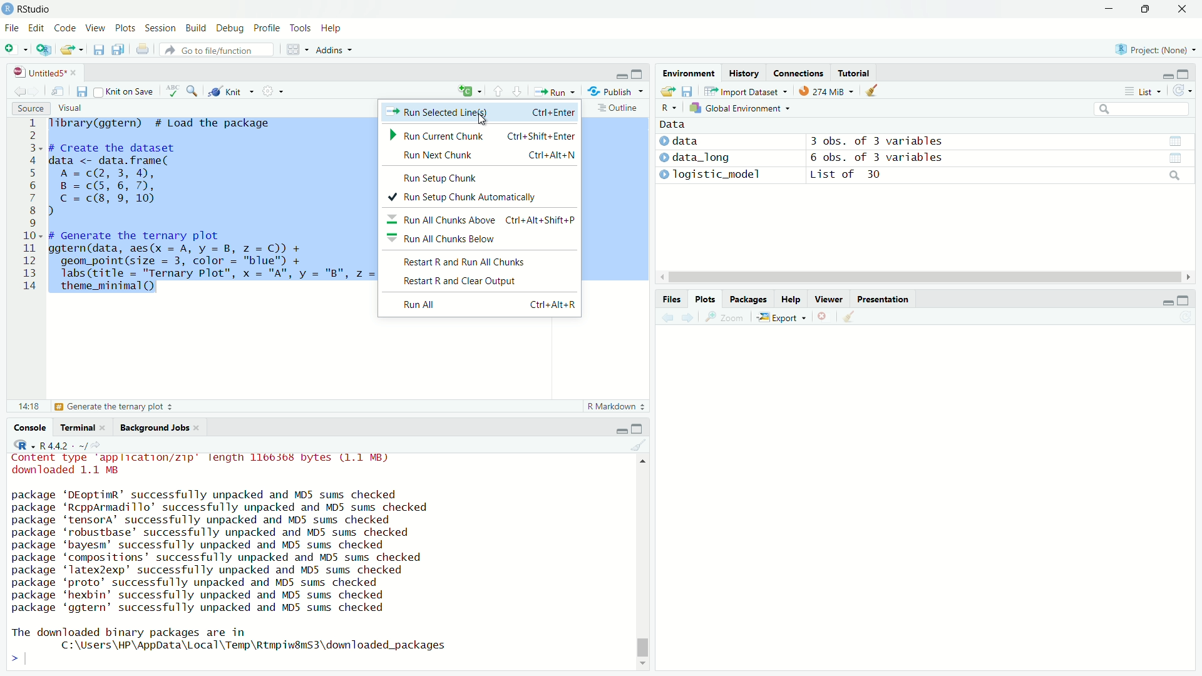 The image size is (1202, 676). I want to click on save, so click(689, 90).